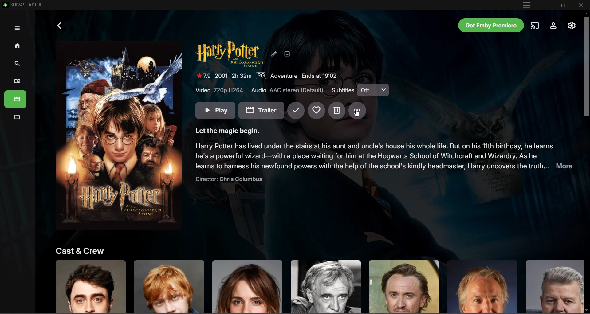 The width and height of the screenshot is (590, 314). What do you see at coordinates (16, 99) in the screenshot?
I see `Books` at bounding box center [16, 99].